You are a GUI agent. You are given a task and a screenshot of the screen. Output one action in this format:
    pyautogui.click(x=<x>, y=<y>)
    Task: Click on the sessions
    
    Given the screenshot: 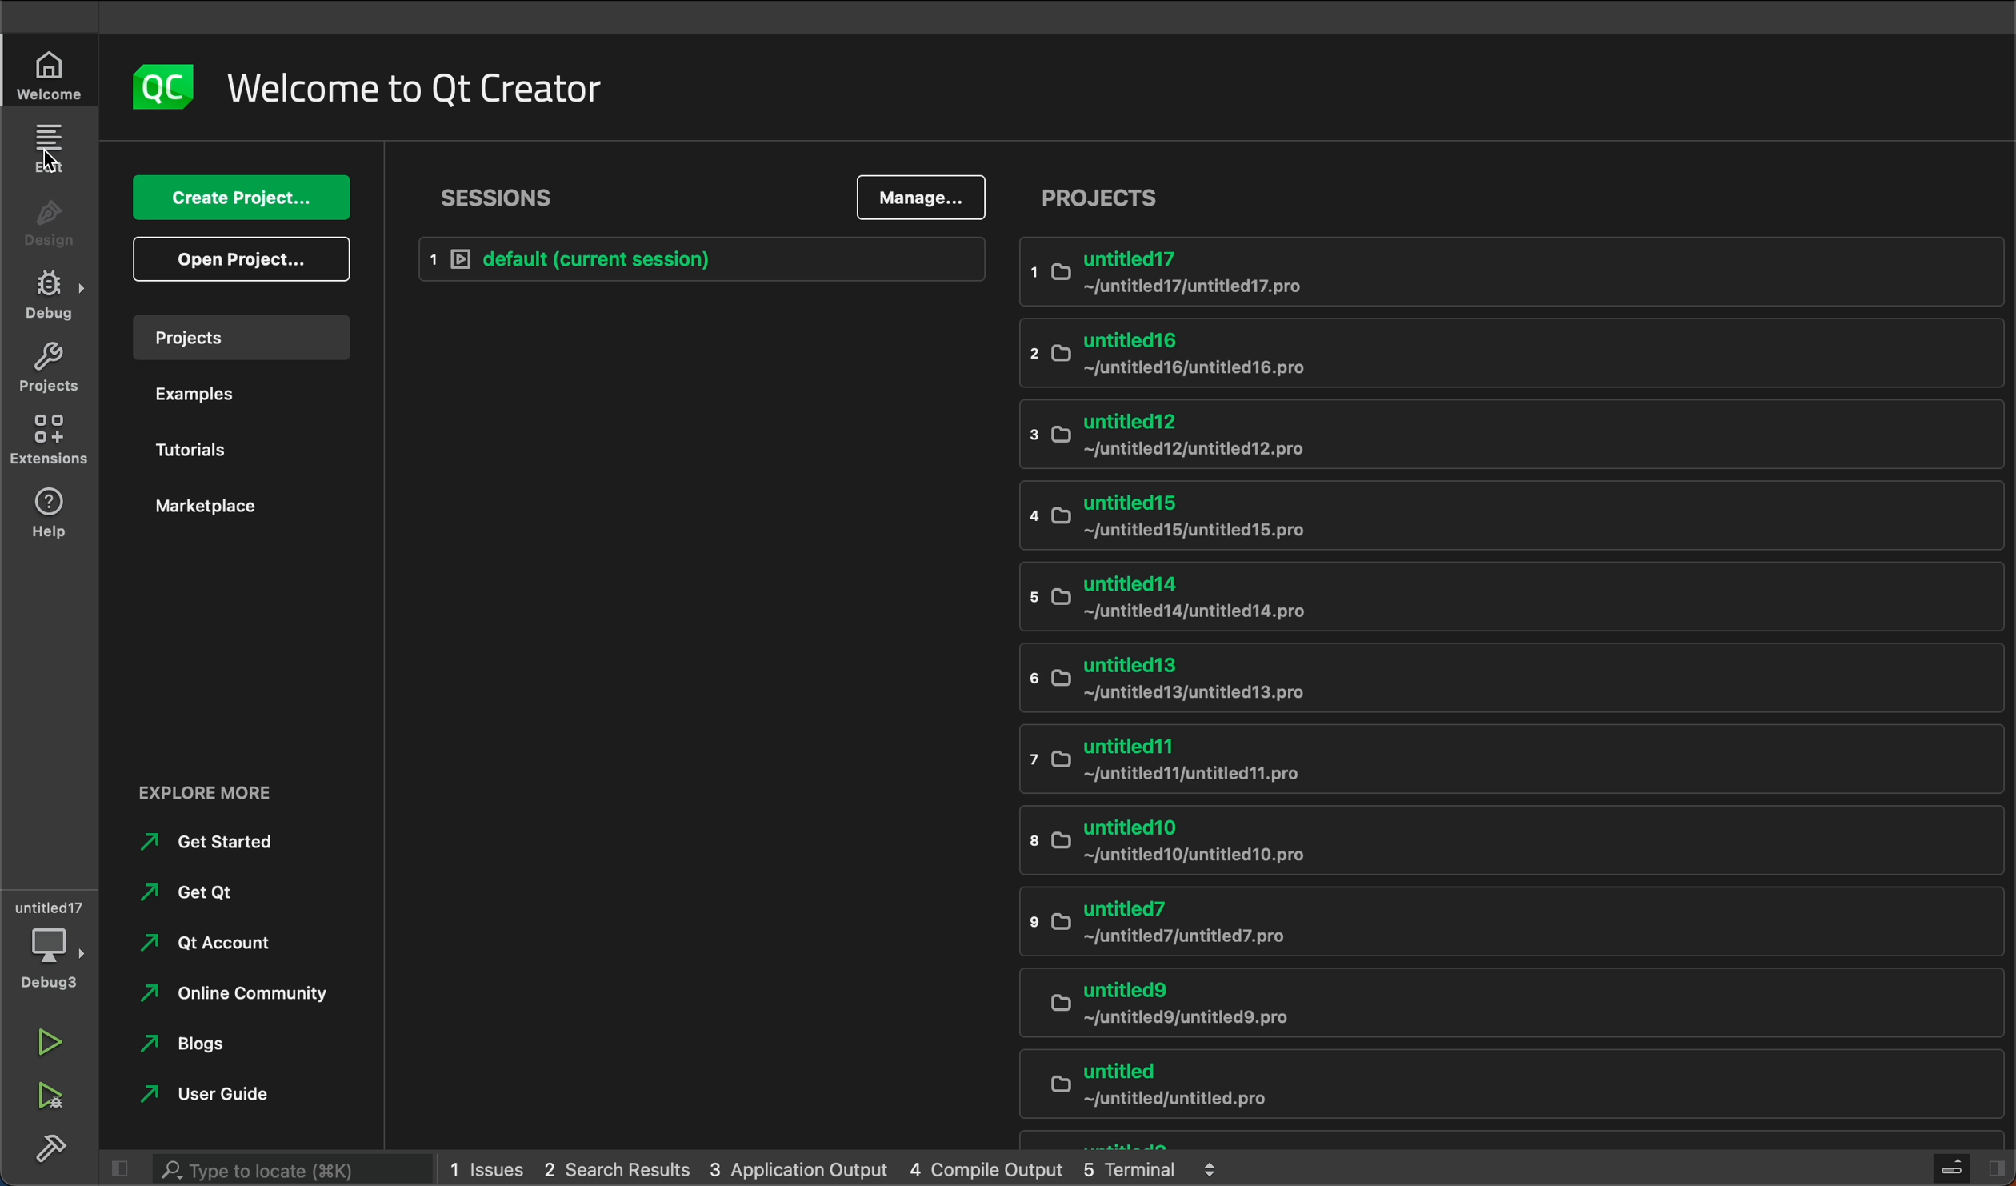 What is the action you would take?
    pyautogui.click(x=500, y=199)
    